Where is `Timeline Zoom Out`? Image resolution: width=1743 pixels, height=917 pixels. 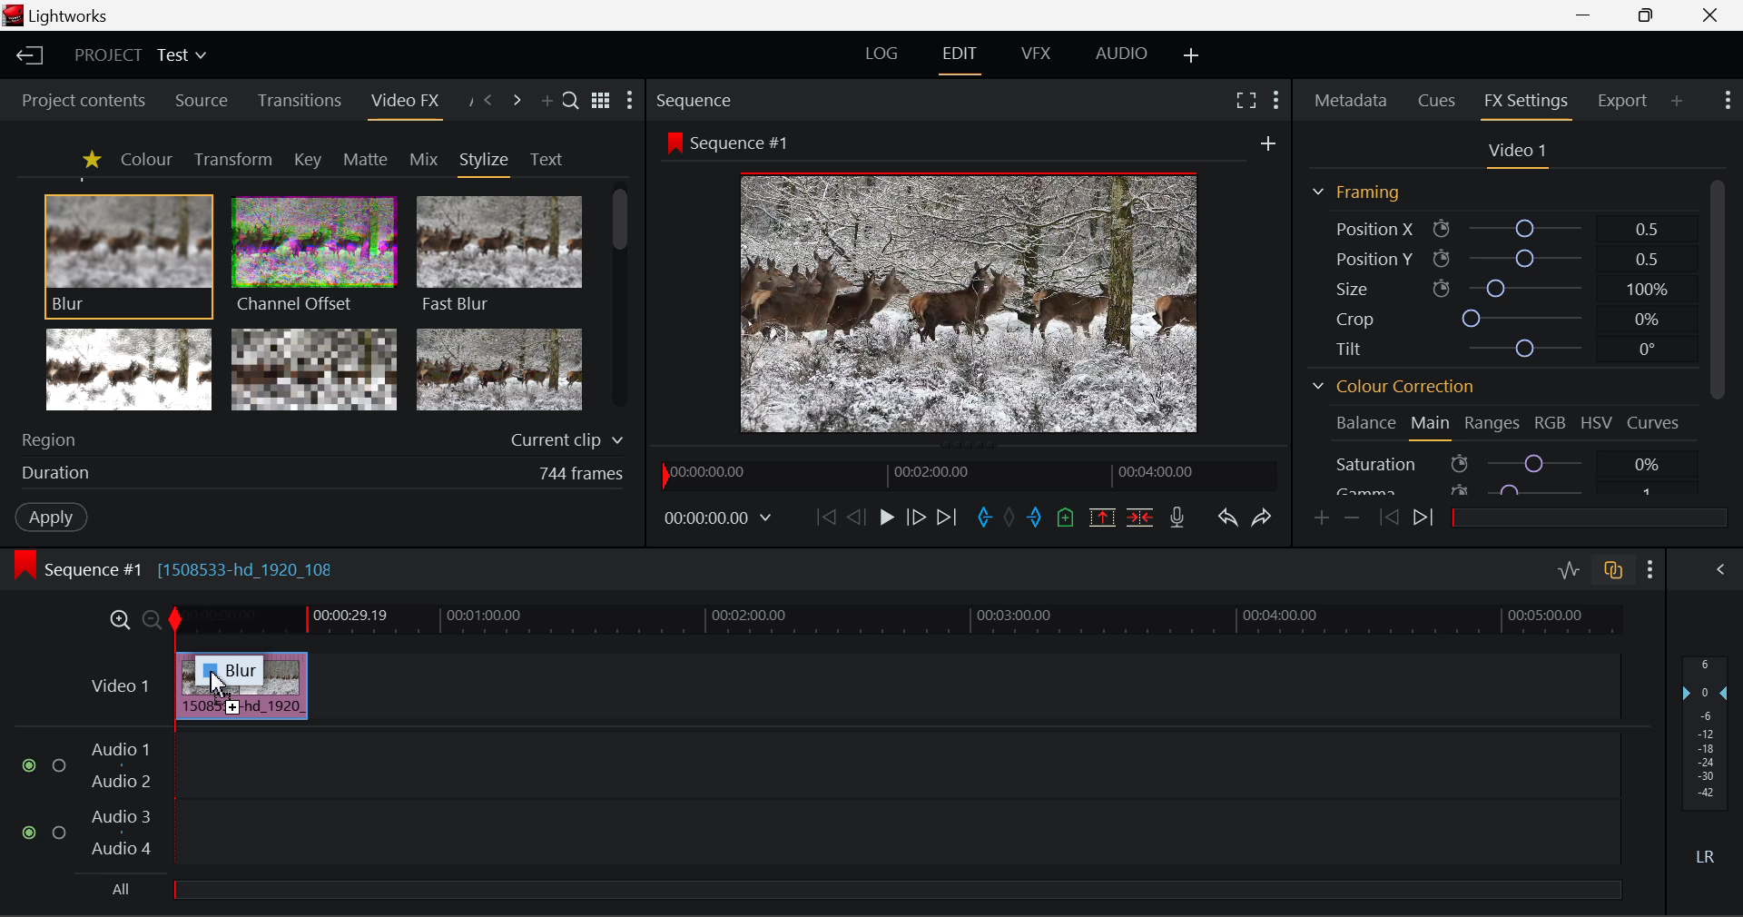
Timeline Zoom Out is located at coordinates (151, 618).